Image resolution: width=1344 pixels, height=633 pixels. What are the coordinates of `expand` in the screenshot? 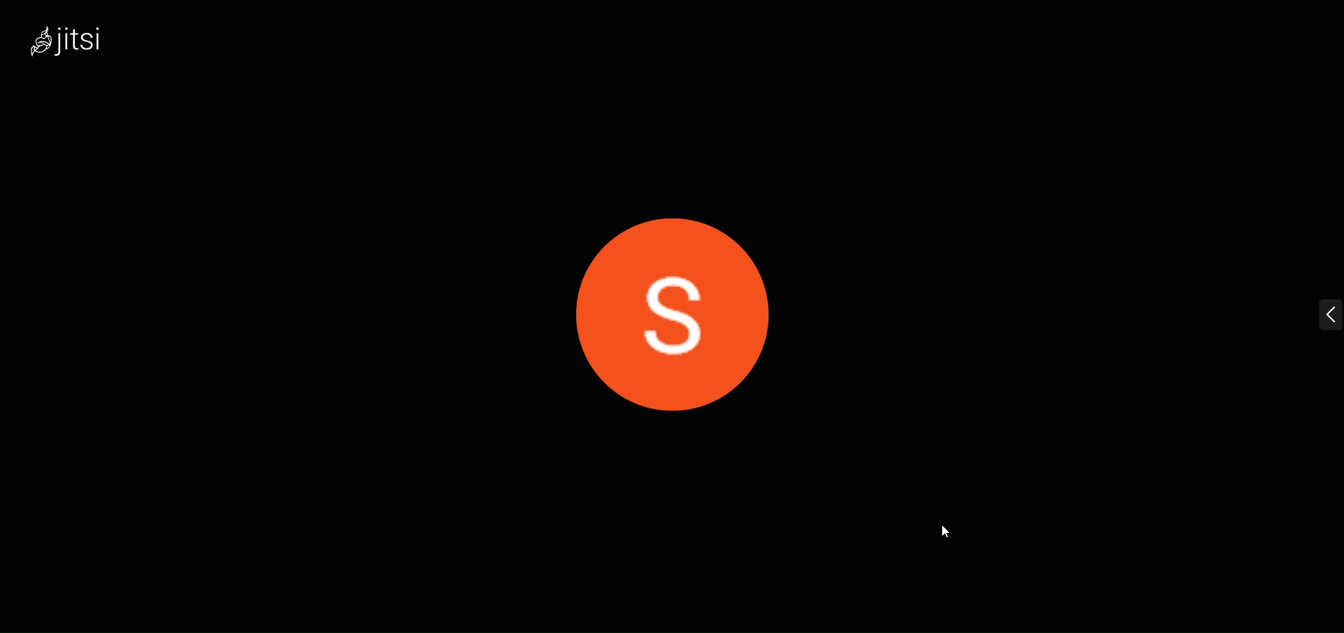 It's located at (1311, 312).